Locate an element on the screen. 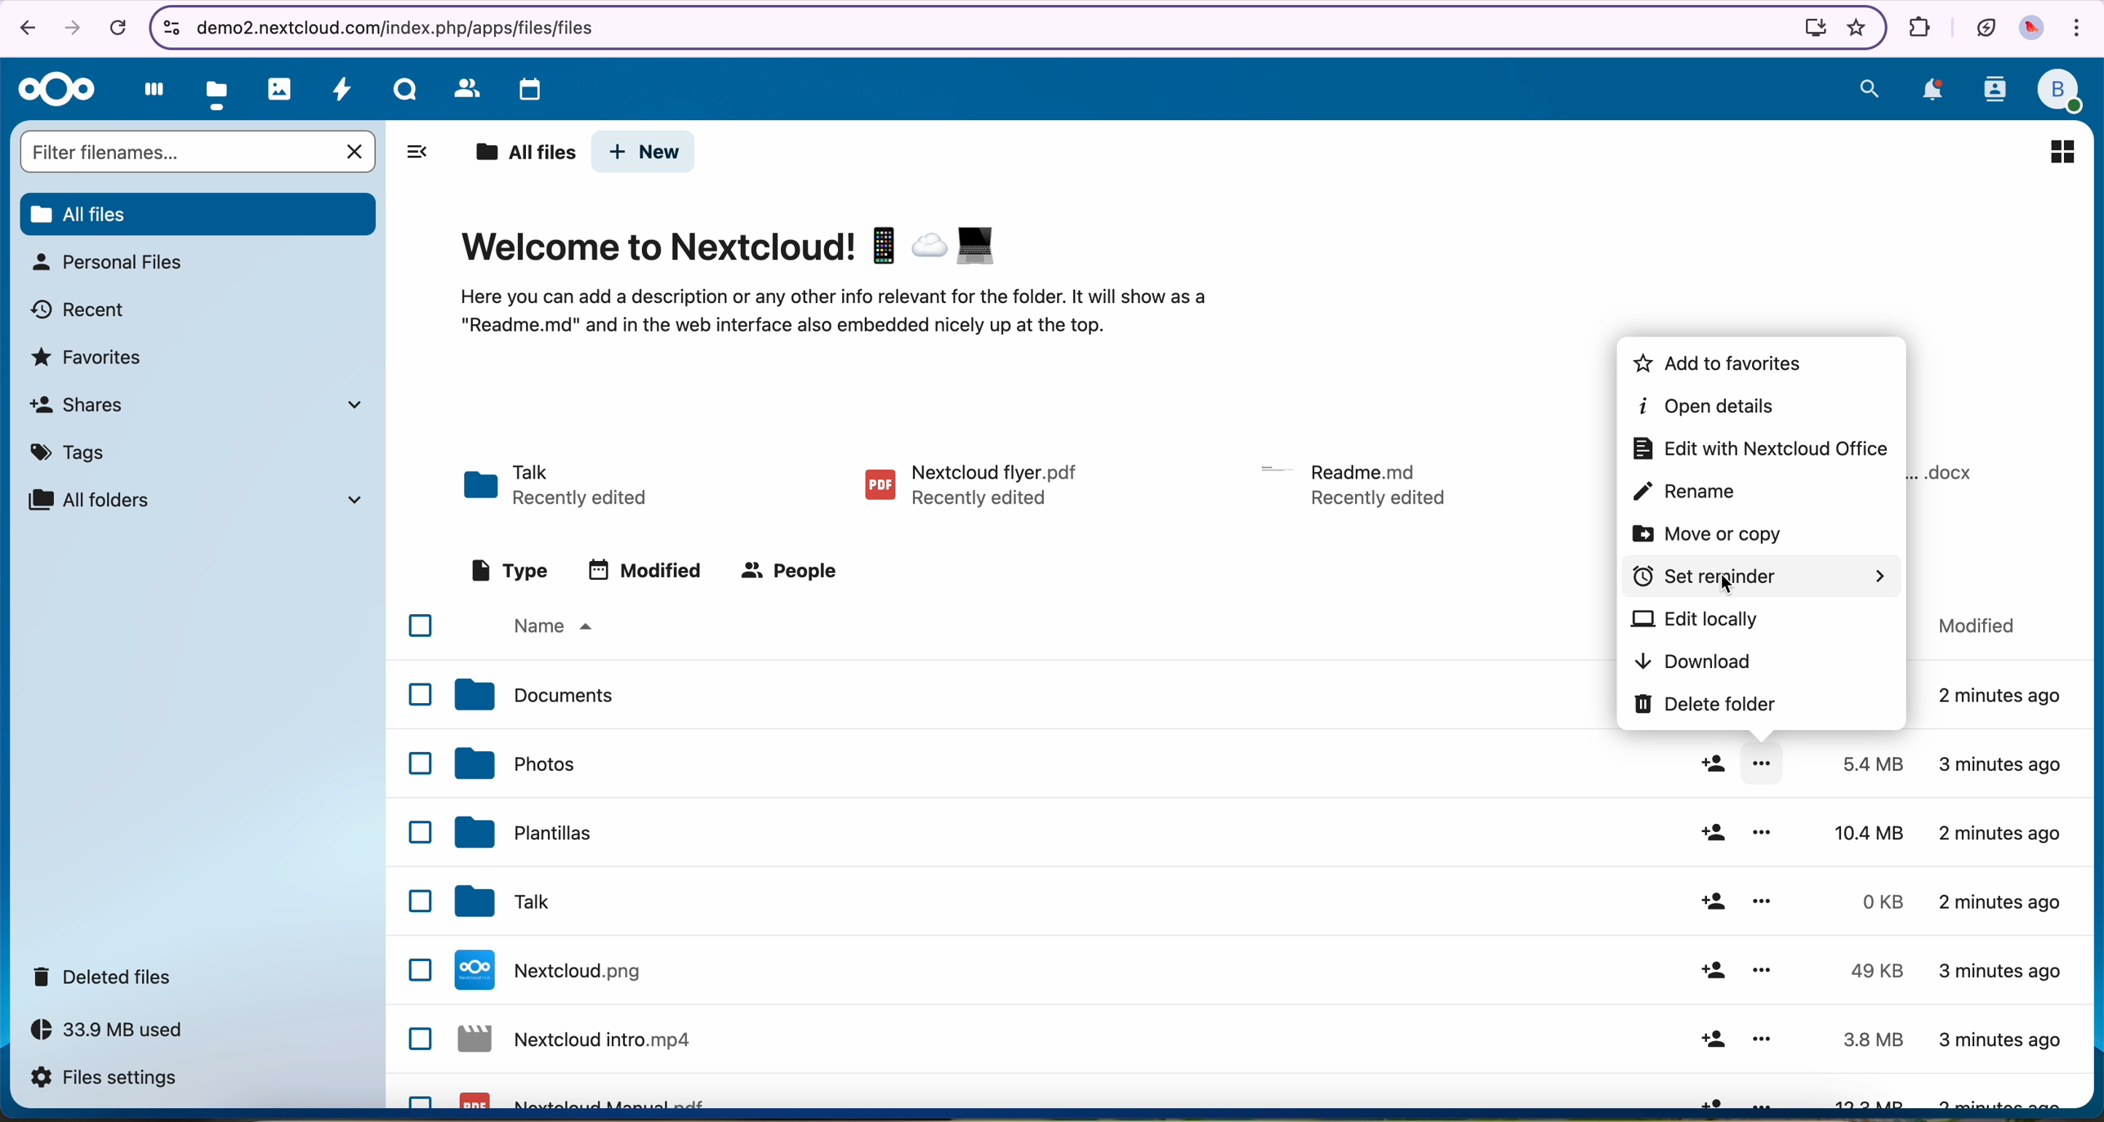 The image size is (2104, 1122). shares is located at coordinates (205, 408).